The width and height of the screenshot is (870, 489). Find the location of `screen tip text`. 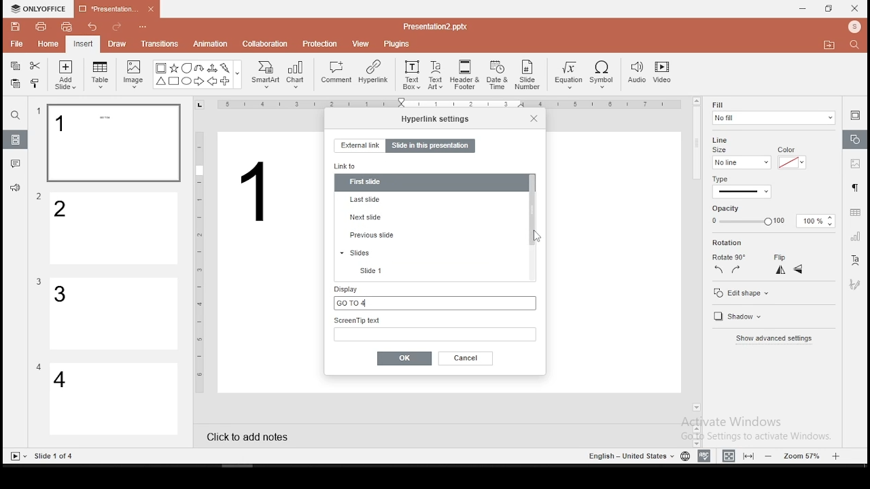

screen tip text is located at coordinates (435, 328).